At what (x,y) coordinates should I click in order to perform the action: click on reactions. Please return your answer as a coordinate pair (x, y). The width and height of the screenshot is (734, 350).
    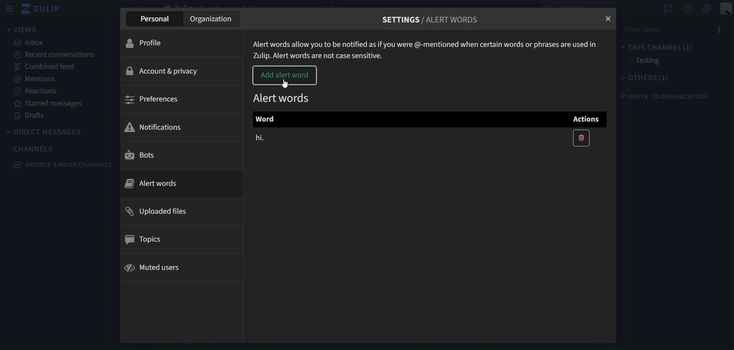
    Looking at the image, I should click on (36, 91).